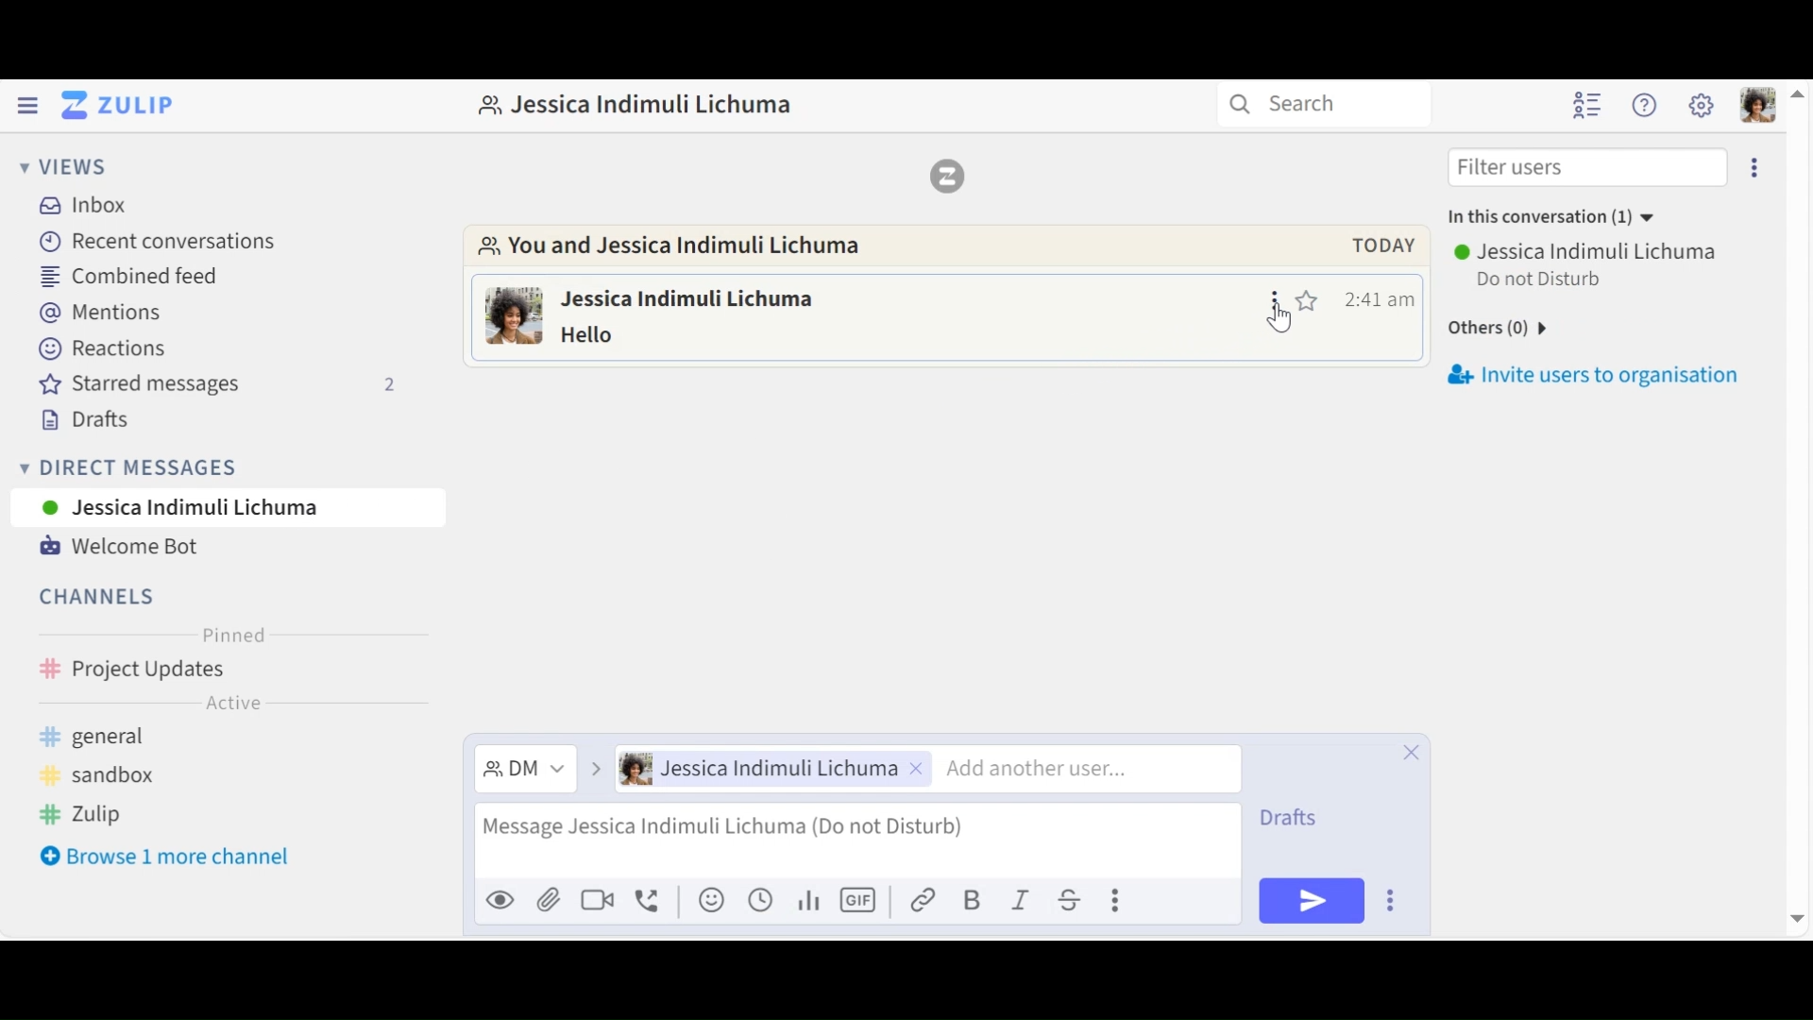 This screenshot has width=1813, height=1020. I want to click on Upload File, so click(549, 903).